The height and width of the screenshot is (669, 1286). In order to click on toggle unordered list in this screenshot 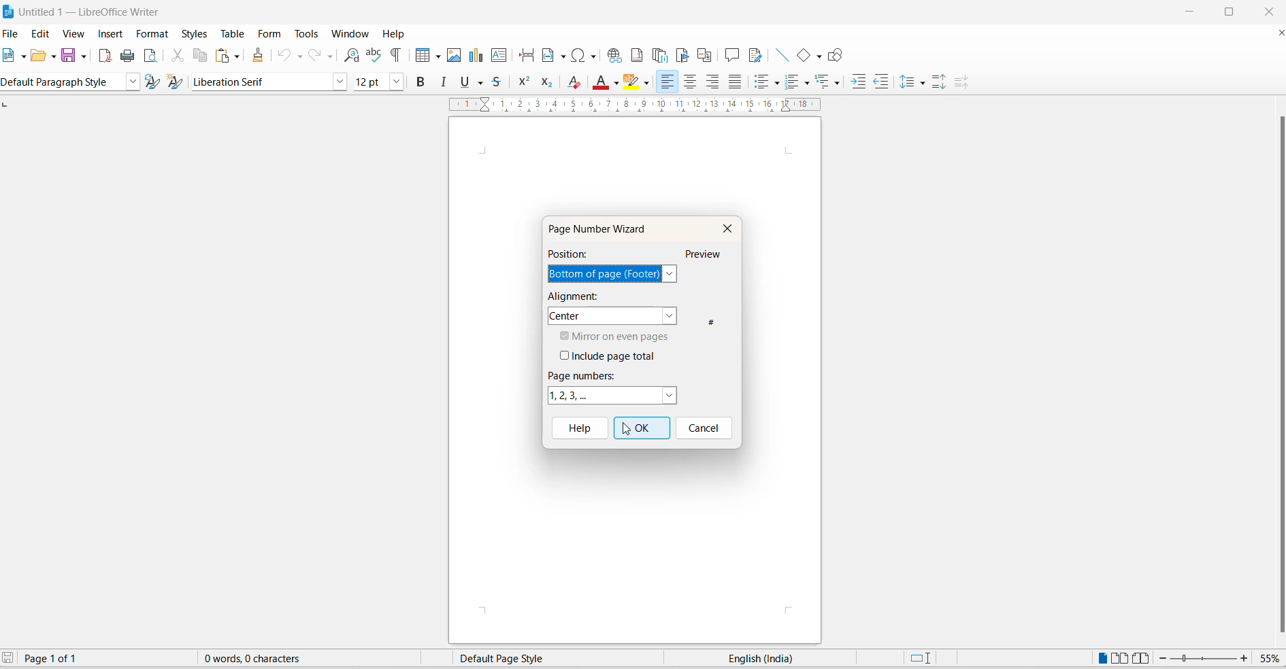, I will do `click(761, 83)`.